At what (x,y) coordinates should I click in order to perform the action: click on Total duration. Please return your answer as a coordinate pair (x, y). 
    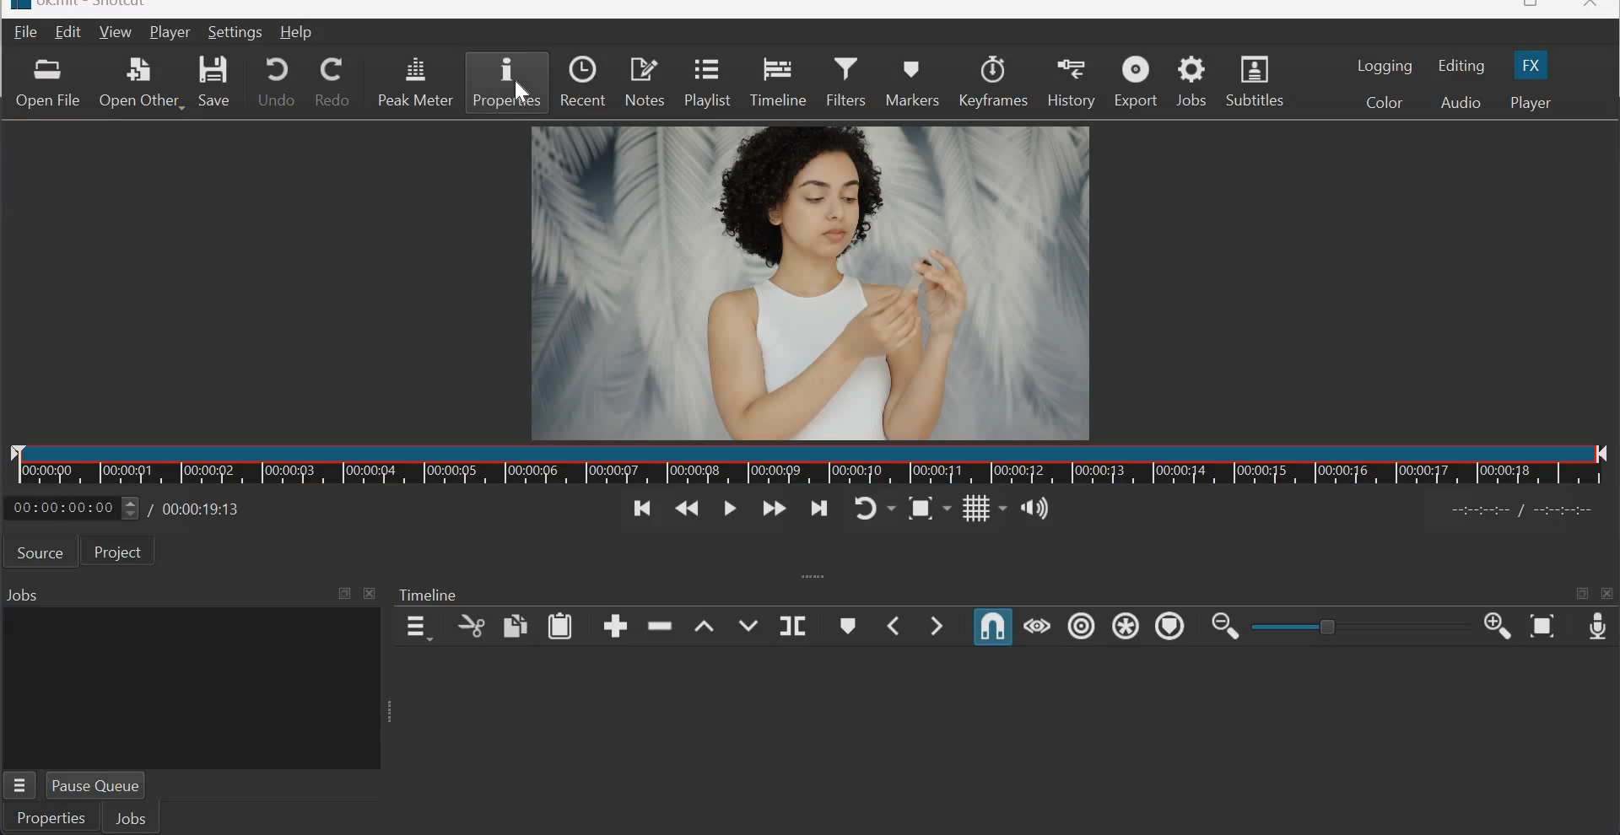
    Looking at the image, I should click on (203, 509).